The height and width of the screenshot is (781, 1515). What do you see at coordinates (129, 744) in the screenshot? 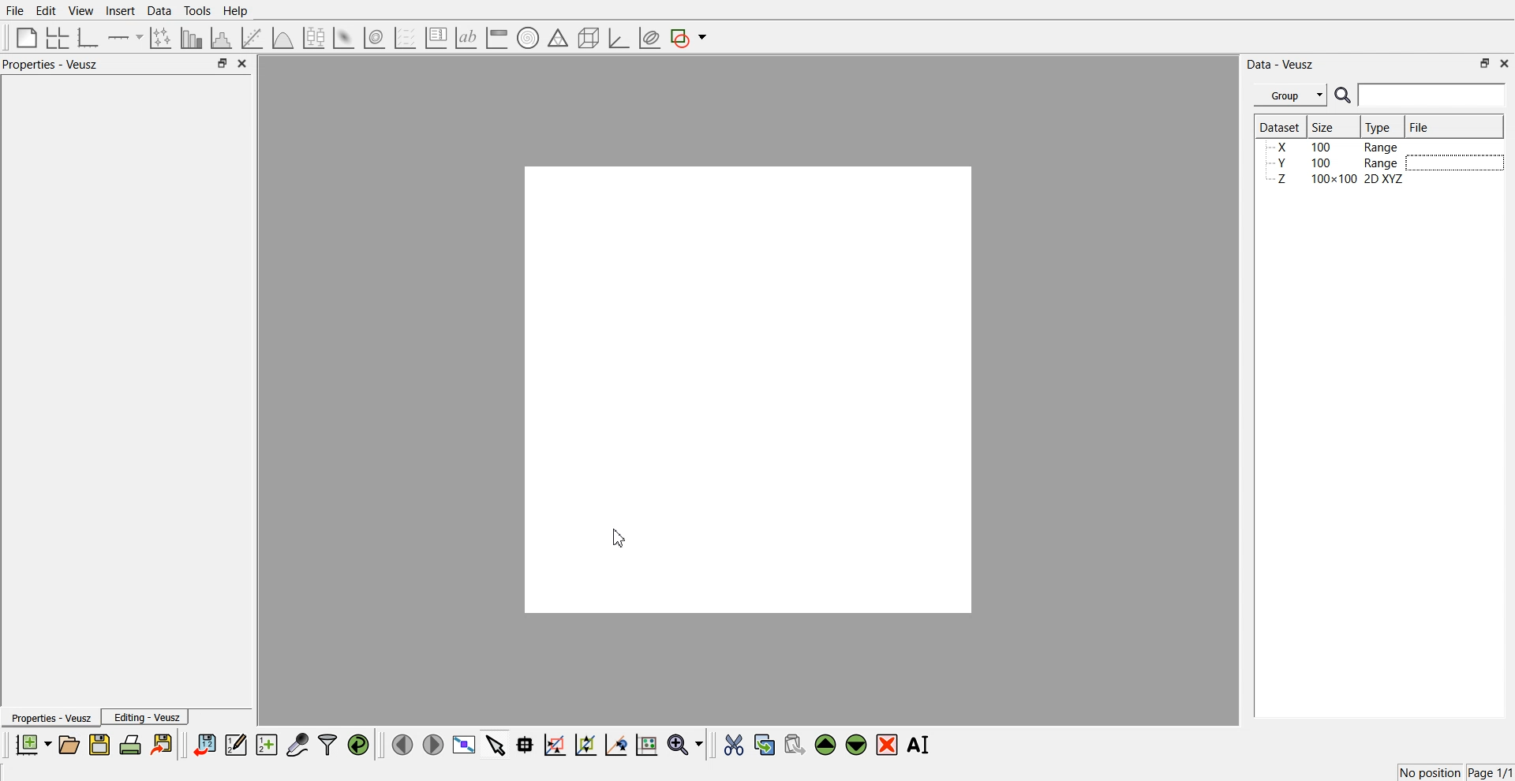
I see `Print the document` at bounding box center [129, 744].